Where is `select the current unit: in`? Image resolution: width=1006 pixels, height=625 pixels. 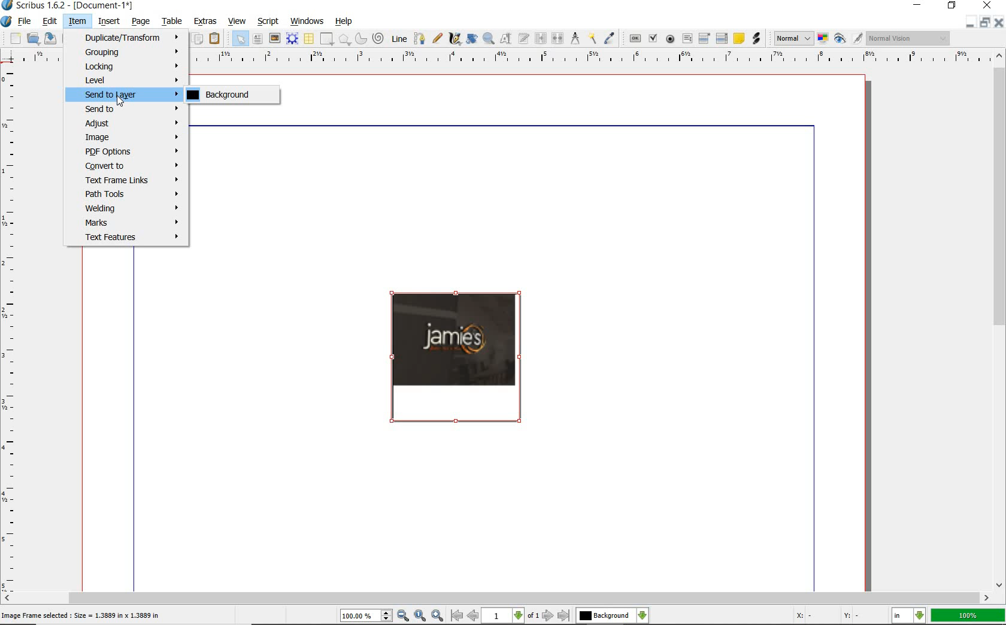
select the current unit: in is located at coordinates (908, 614).